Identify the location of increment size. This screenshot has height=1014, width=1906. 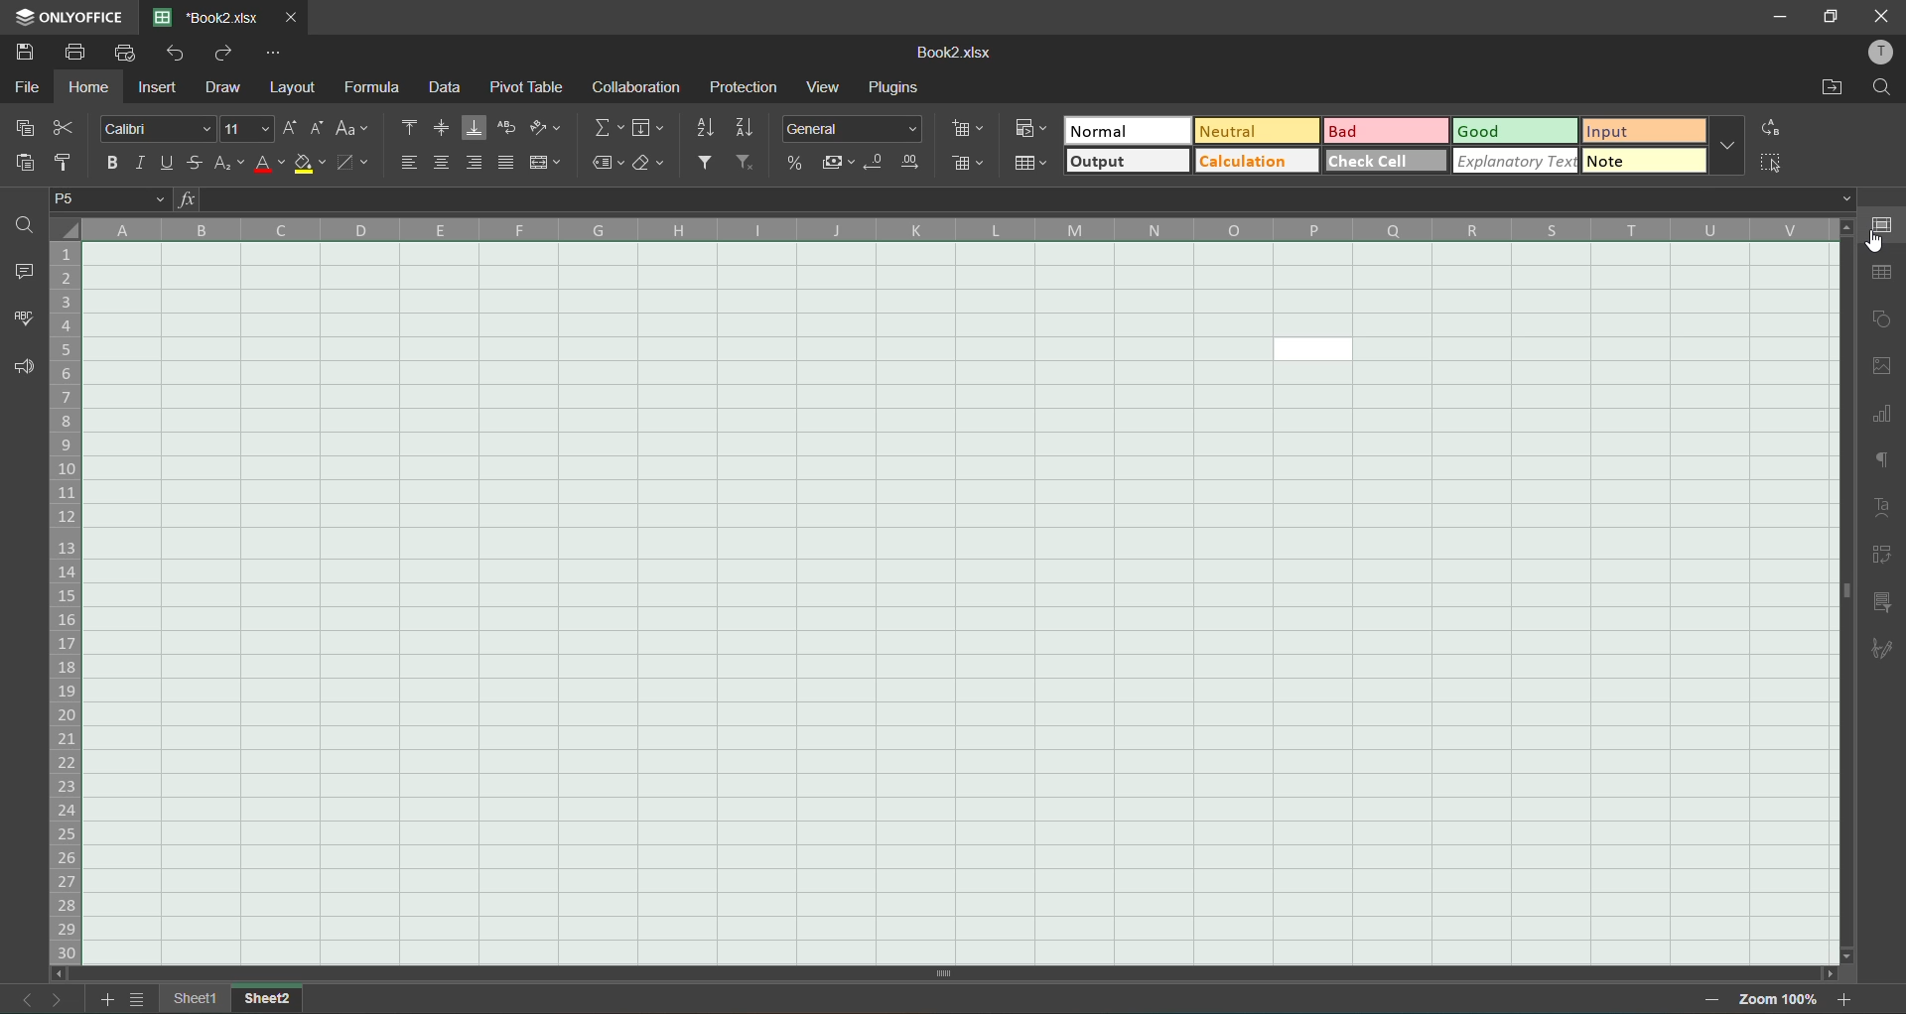
(292, 130).